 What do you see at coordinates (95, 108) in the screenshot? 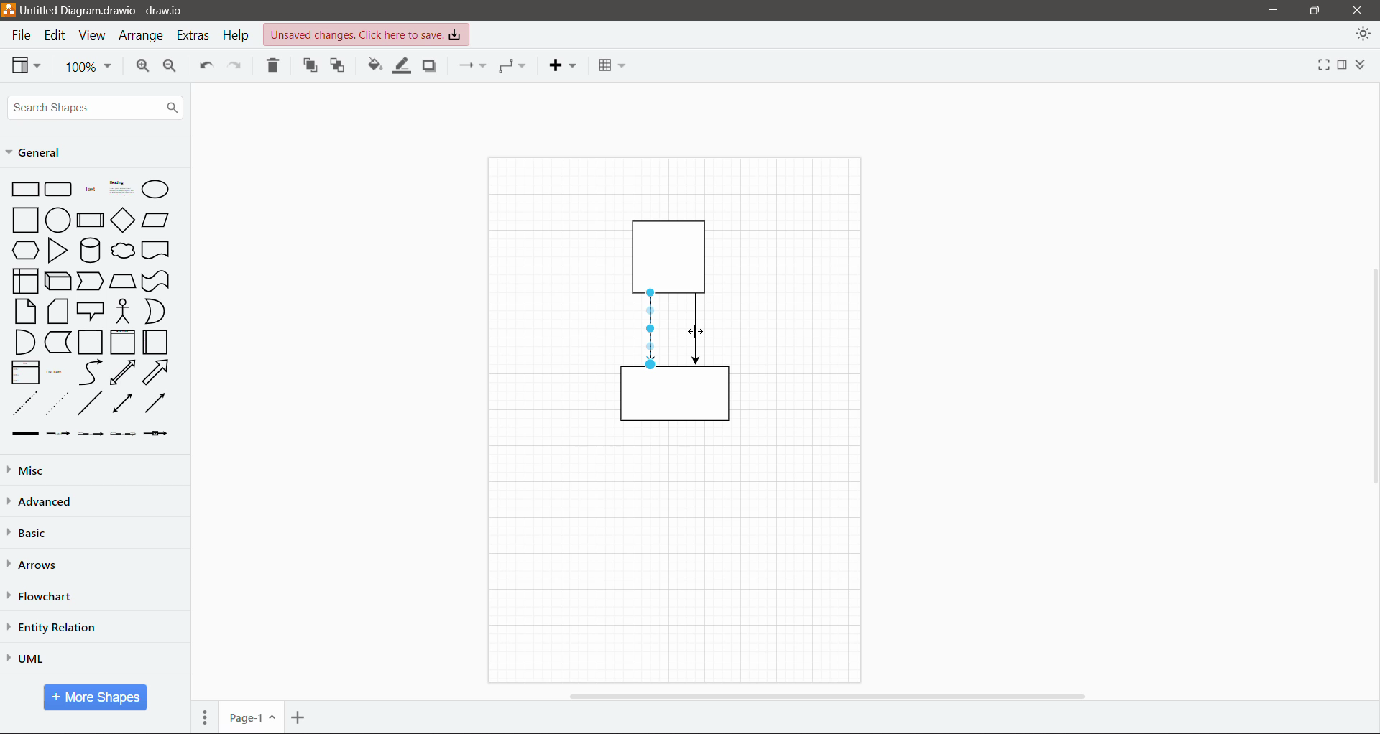
I see `Search Shapes` at bounding box center [95, 108].